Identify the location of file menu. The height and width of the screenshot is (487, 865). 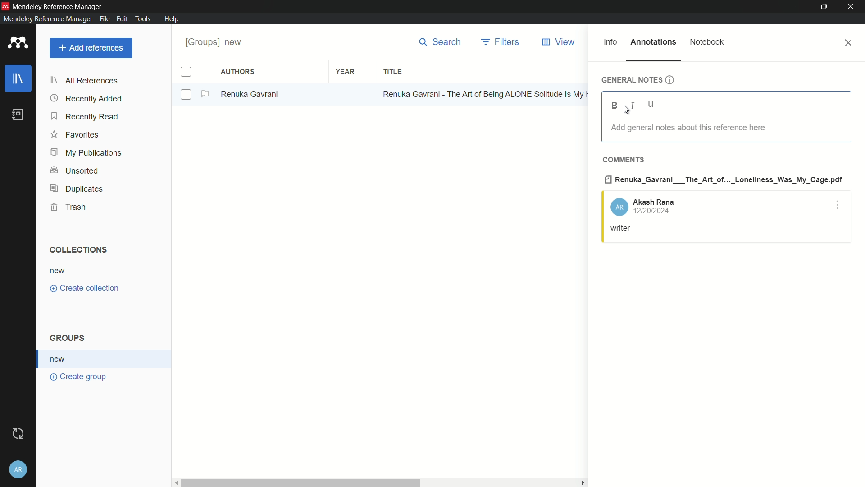
(105, 19).